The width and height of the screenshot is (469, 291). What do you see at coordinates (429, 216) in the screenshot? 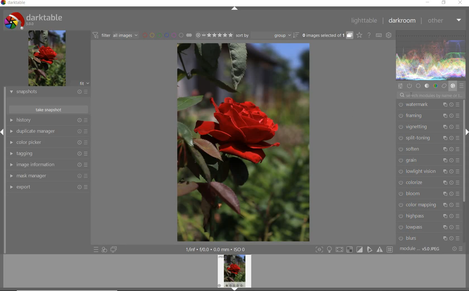
I see `highpass` at bounding box center [429, 216].